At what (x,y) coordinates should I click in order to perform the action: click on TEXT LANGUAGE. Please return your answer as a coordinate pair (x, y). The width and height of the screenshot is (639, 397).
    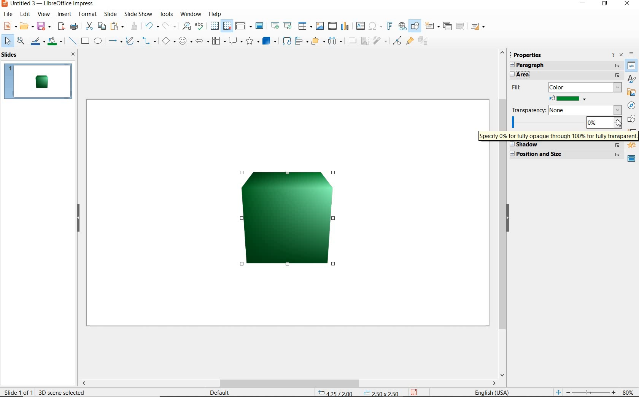
    Looking at the image, I should click on (493, 391).